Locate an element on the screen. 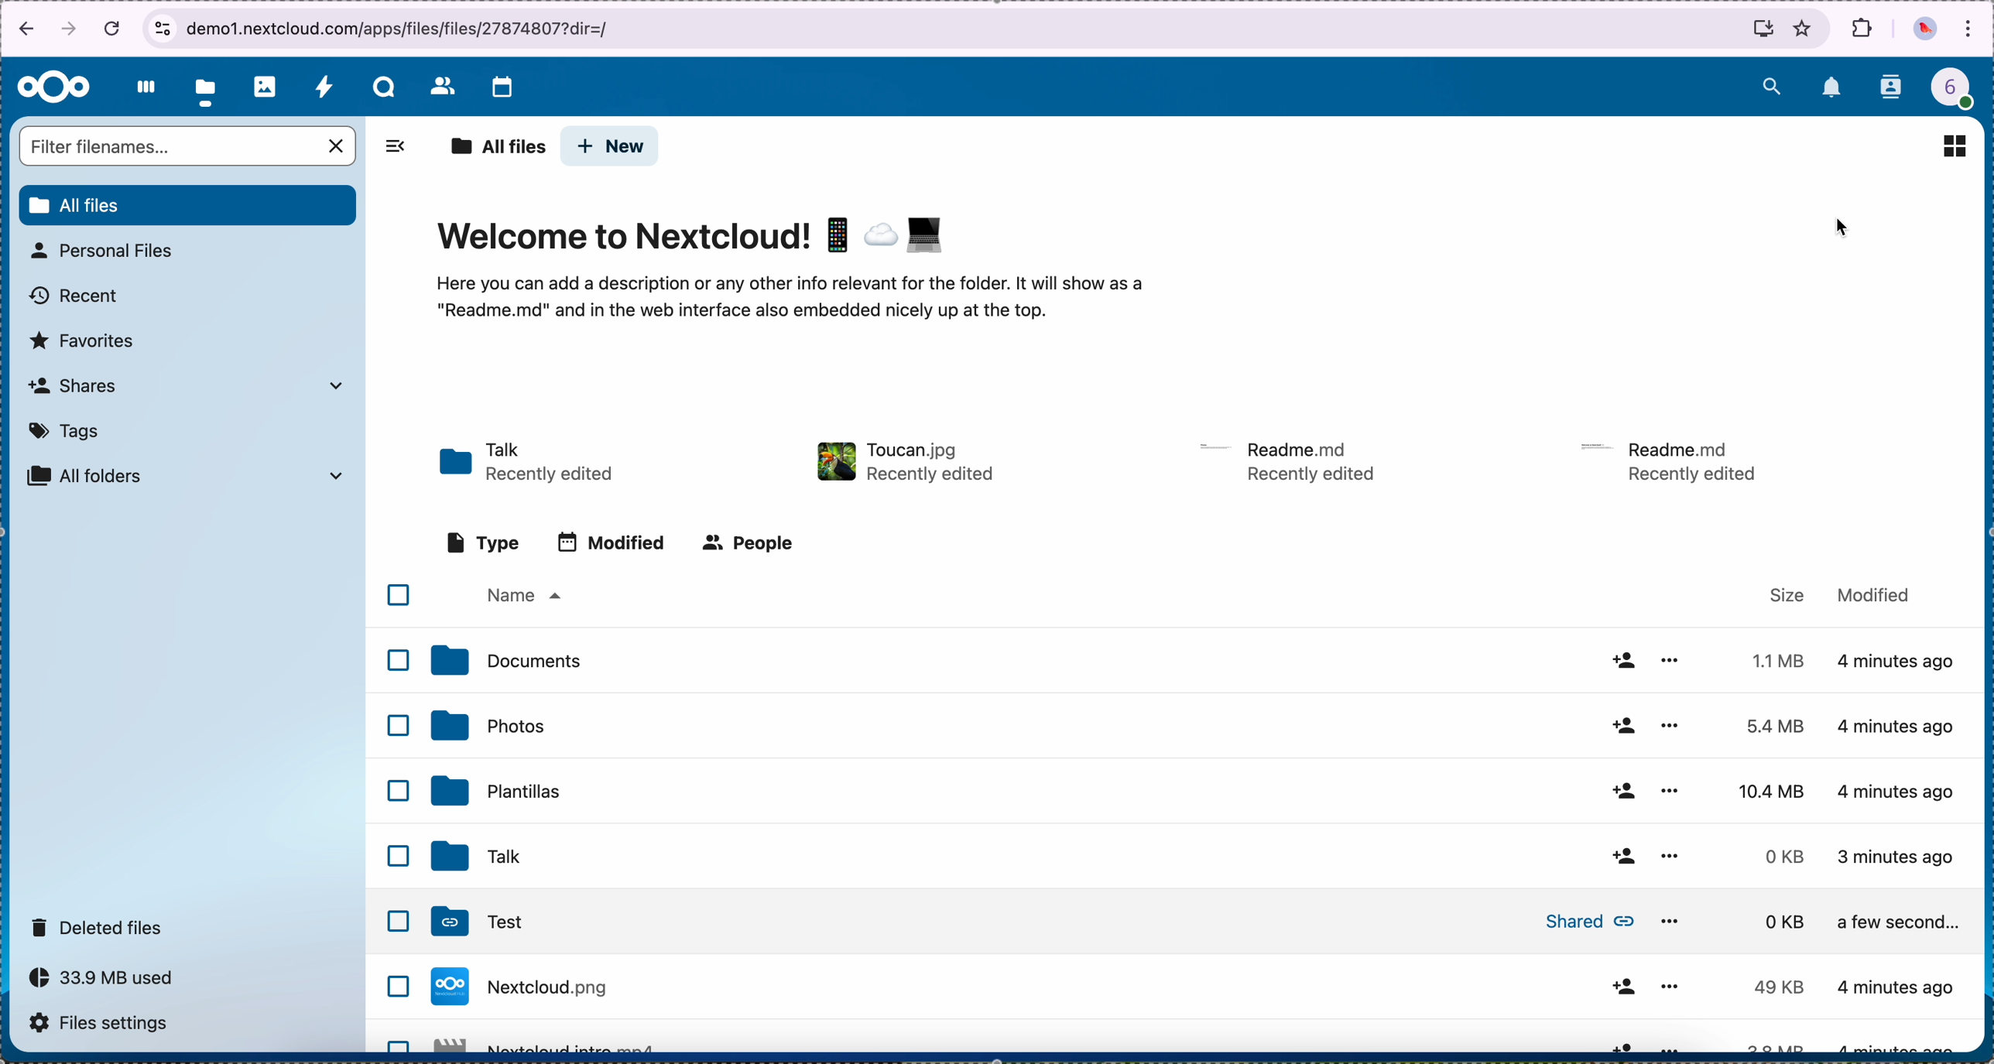 The image size is (1994, 1064). photos is located at coordinates (487, 725).